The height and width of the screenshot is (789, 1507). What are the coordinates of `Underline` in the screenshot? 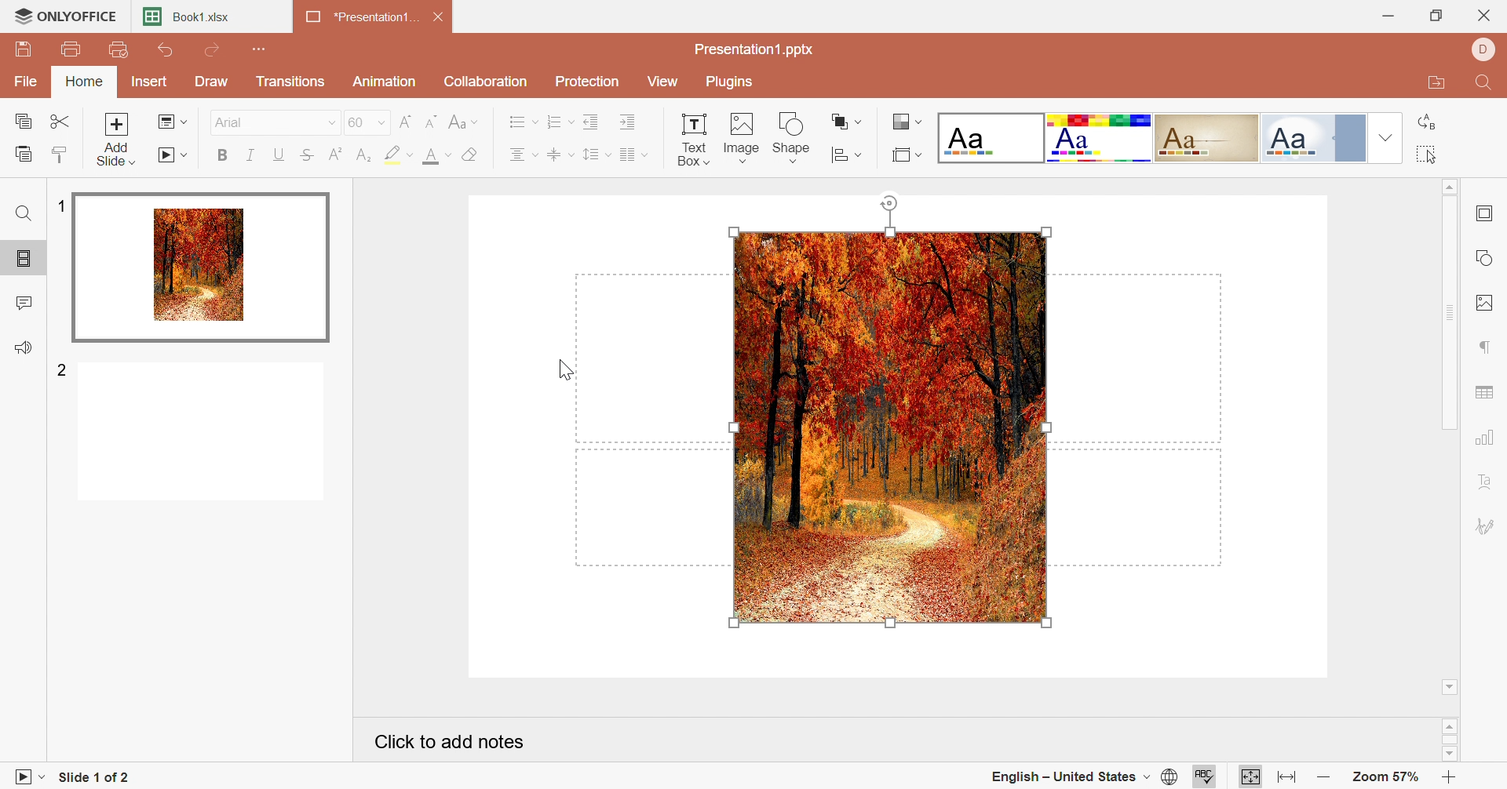 It's located at (279, 154).